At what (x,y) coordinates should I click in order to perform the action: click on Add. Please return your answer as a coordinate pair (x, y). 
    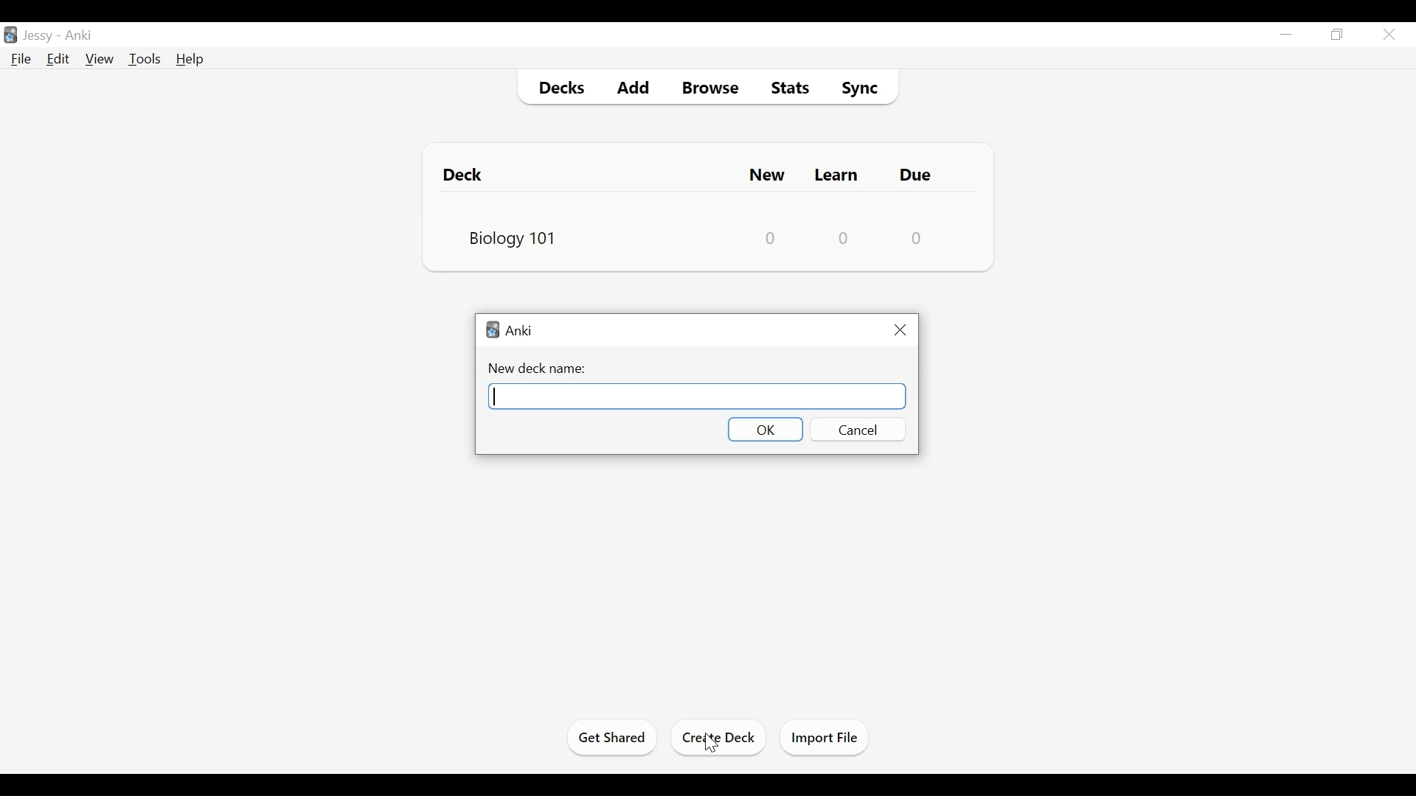
    Looking at the image, I should click on (632, 85).